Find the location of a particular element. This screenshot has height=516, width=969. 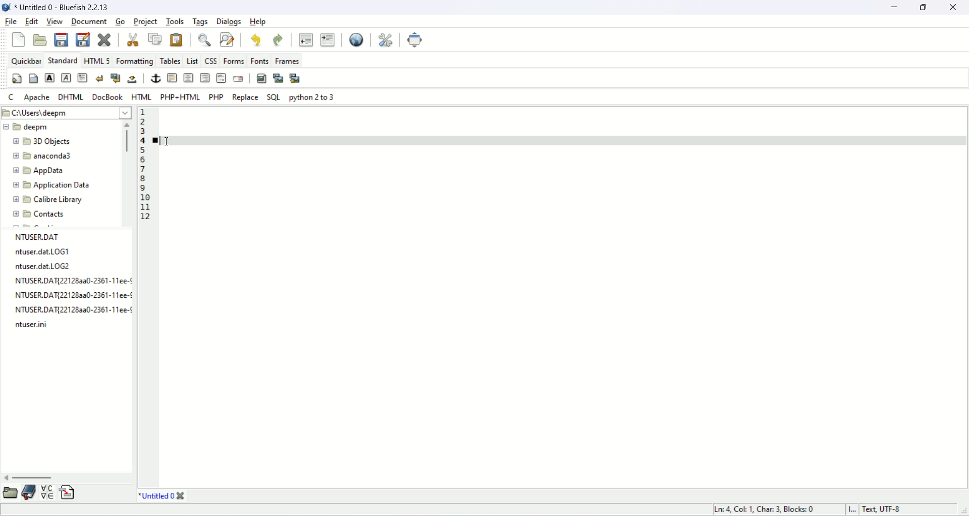

calibre library is located at coordinates (47, 199).